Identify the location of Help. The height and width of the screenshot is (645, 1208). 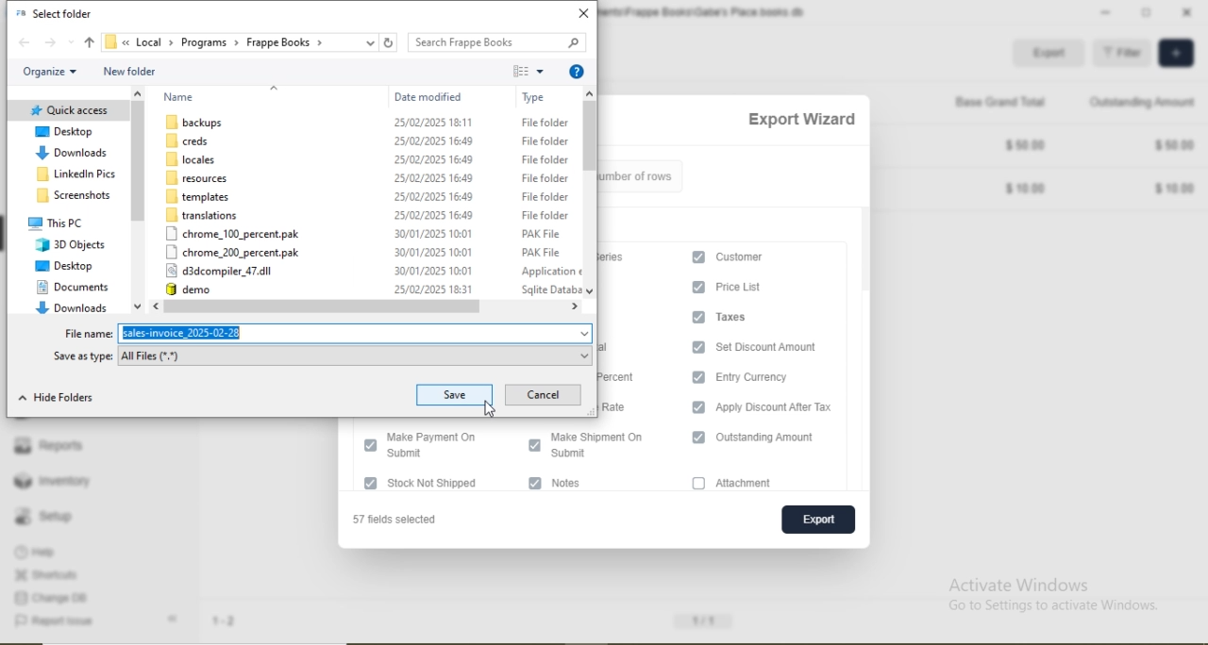
(47, 551).